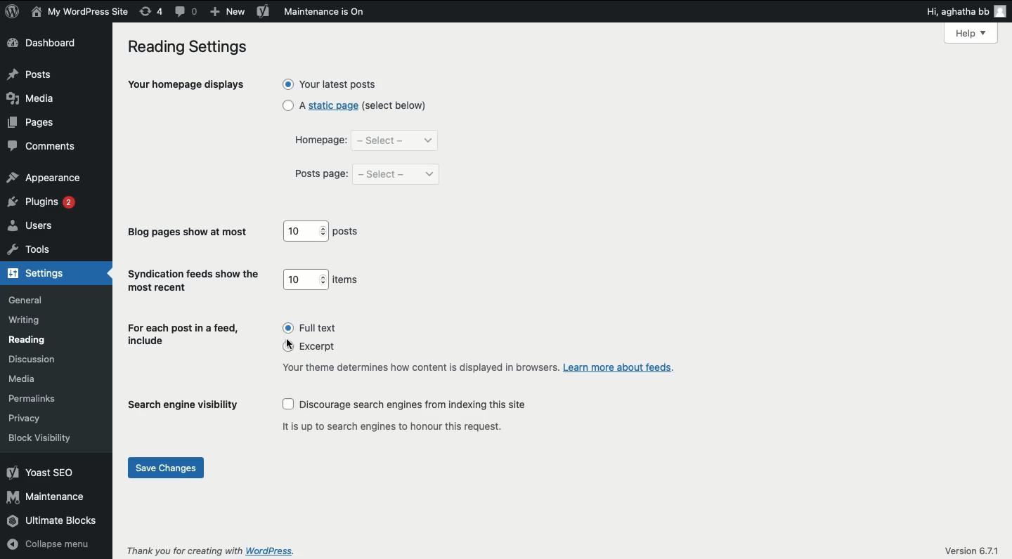  Describe the element at coordinates (195, 281) in the screenshot. I see `syndication feeds show the most recent` at that location.